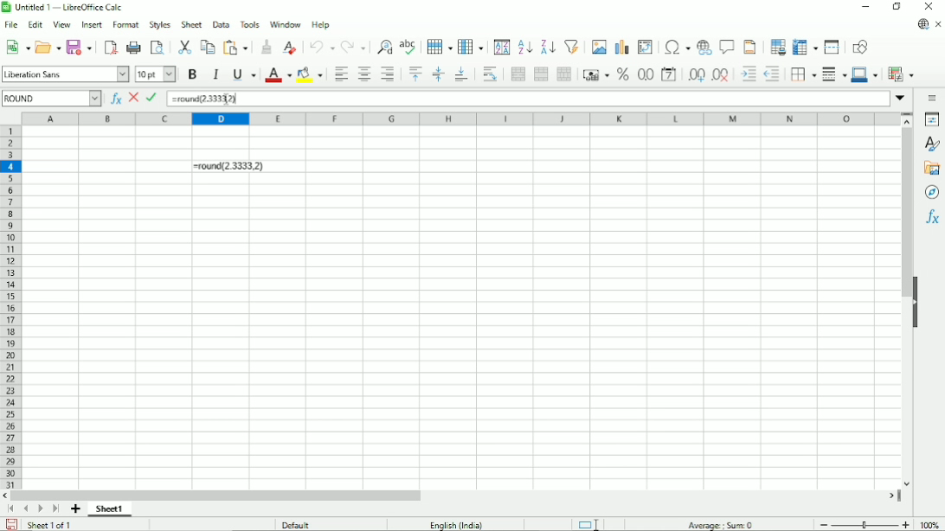 The image size is (945, 531). I want to click on Borders, so click(805, 75).